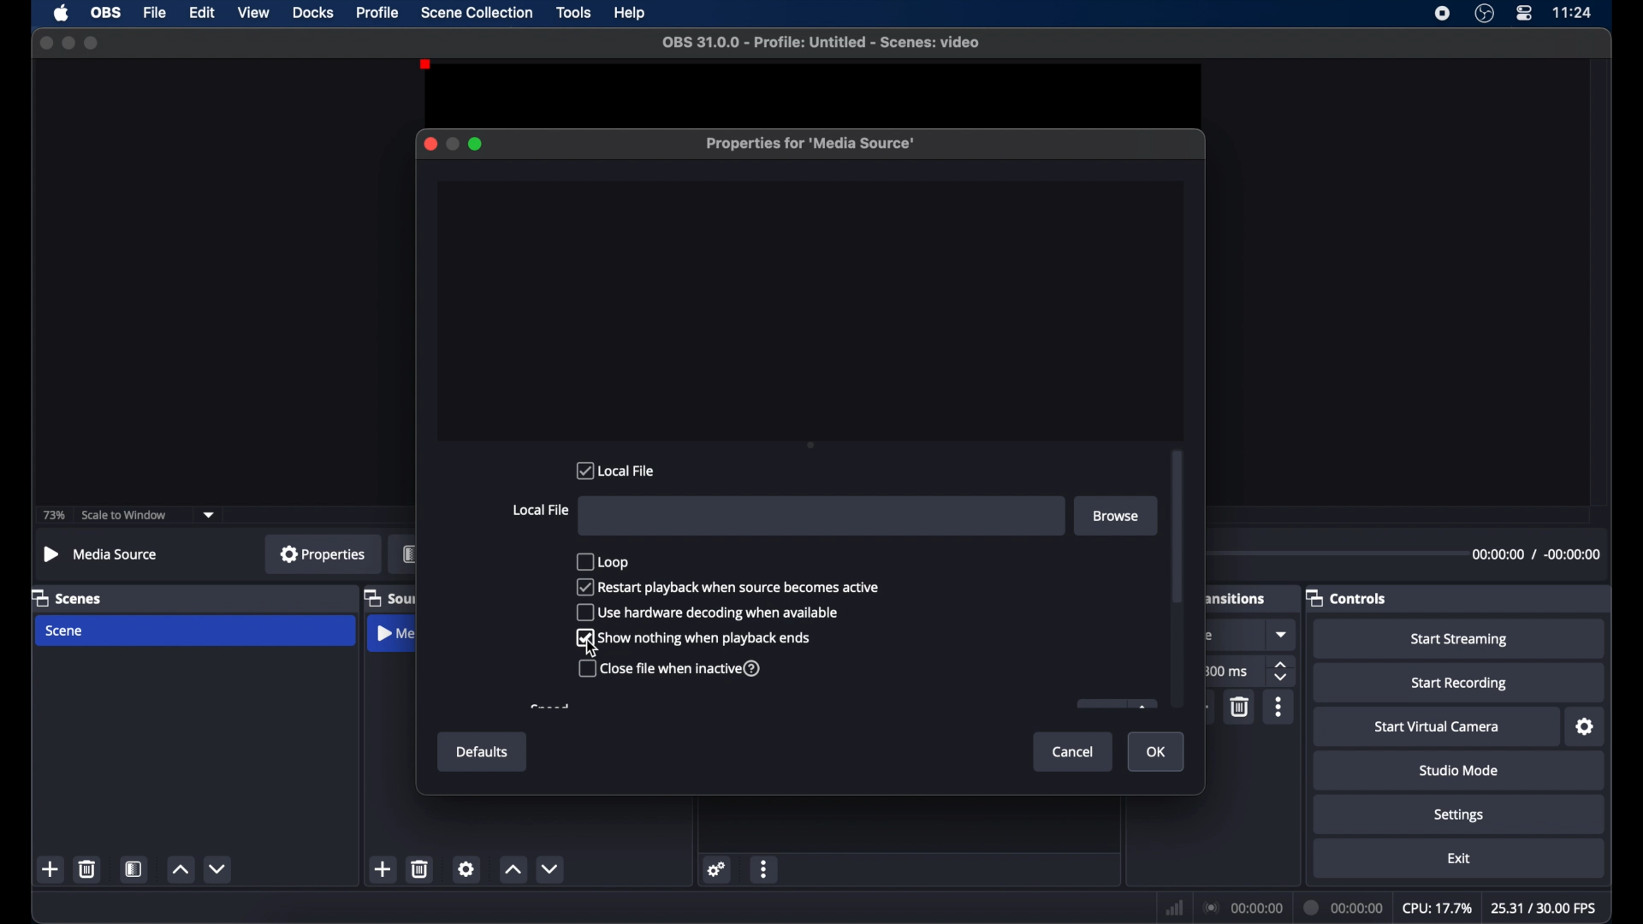  Describe the element at coordinates (1206, 636) in the screenshot. I see `obscure icon` at that location.